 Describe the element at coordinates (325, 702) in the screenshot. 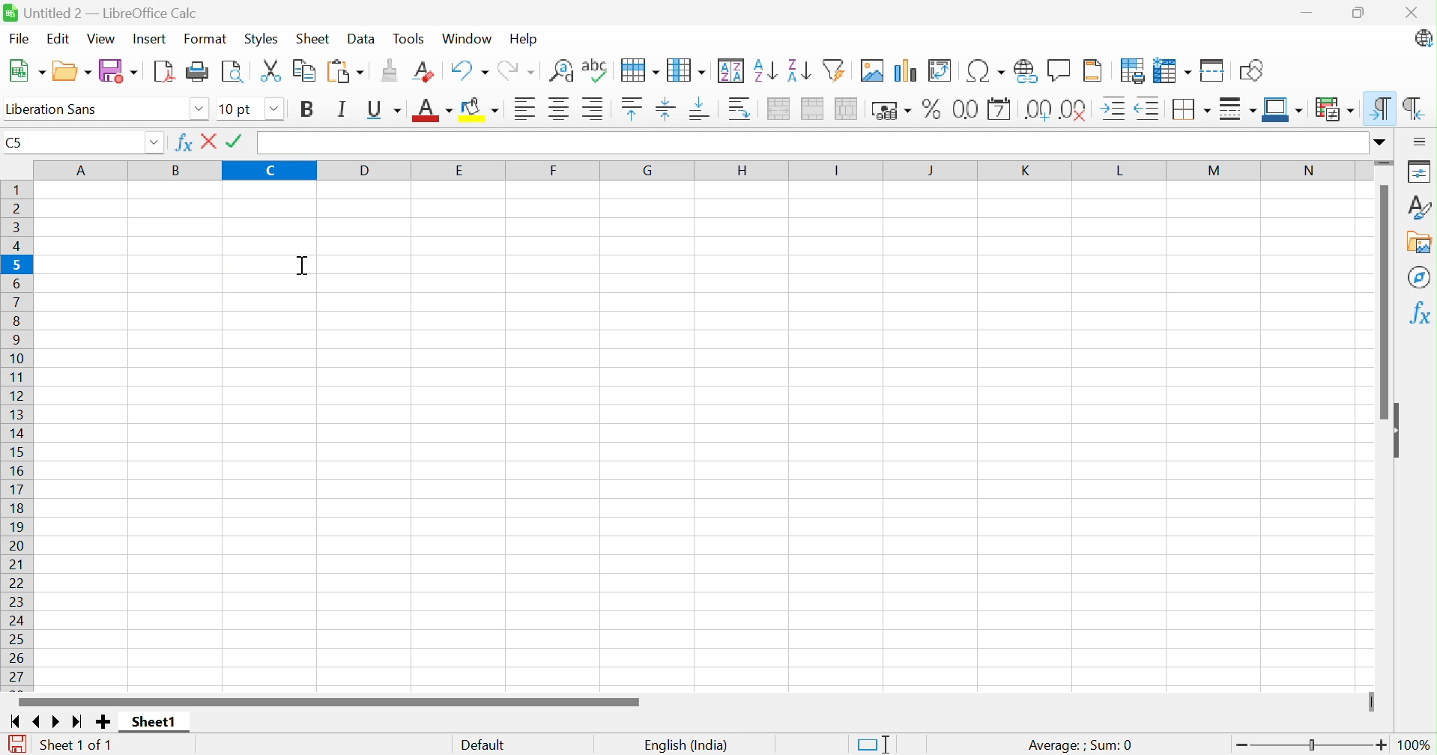

I see `Scroll bar` at that location.